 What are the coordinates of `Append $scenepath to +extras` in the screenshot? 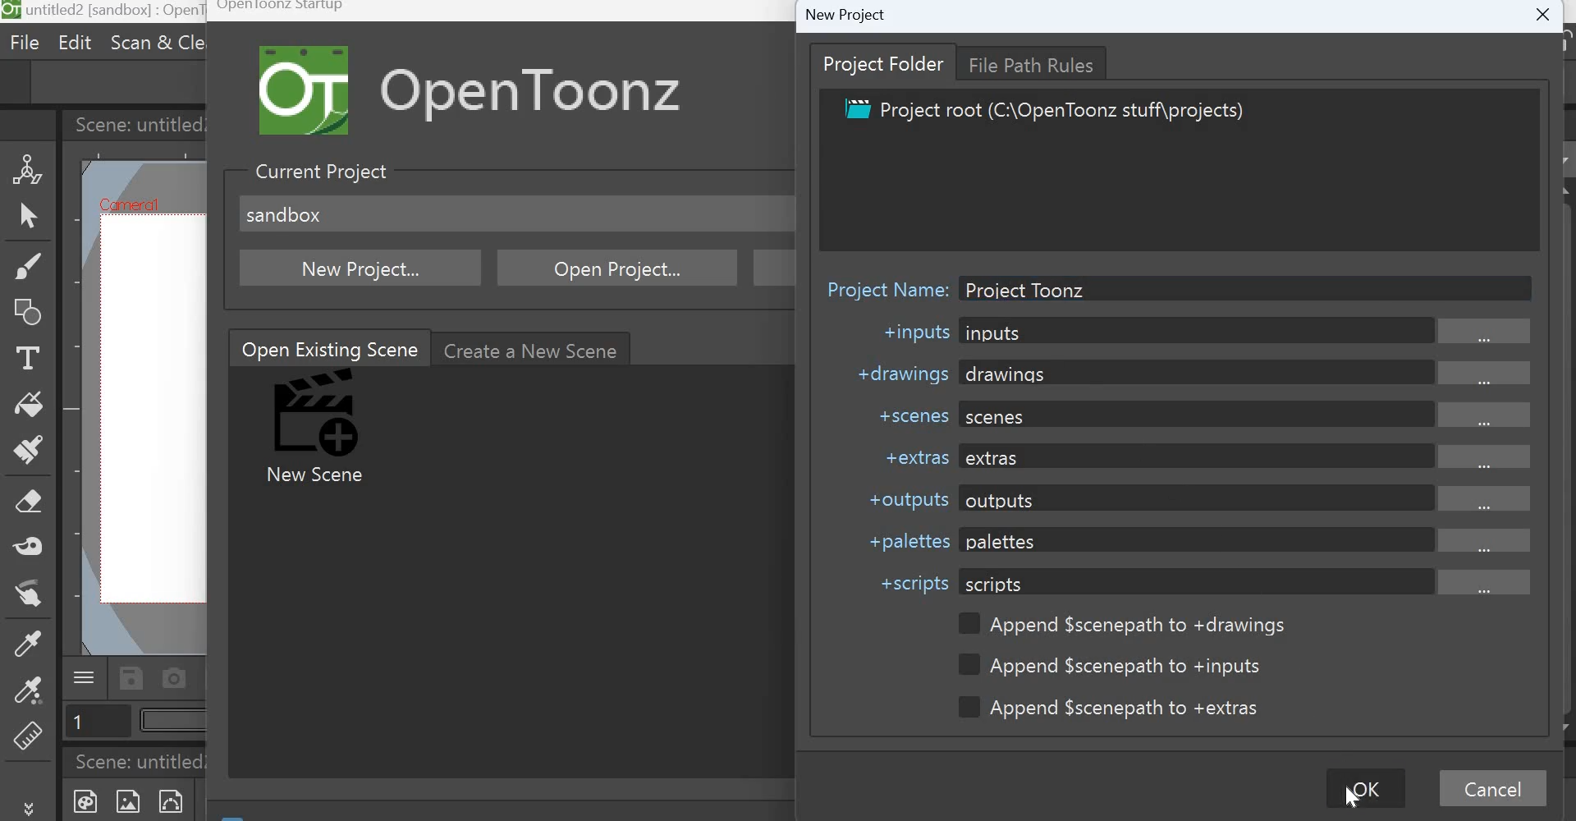 It's located at (1117, 707).